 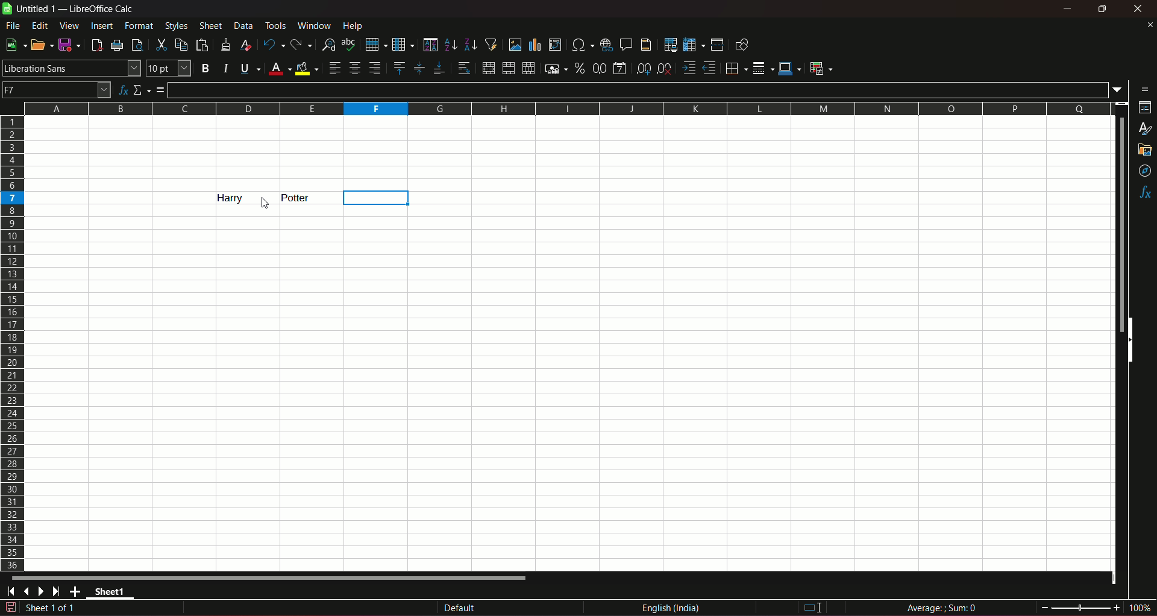 What do you see at coordinates (356, 25) in the screenshot?
I see `help` at bounding box center [356, 25].